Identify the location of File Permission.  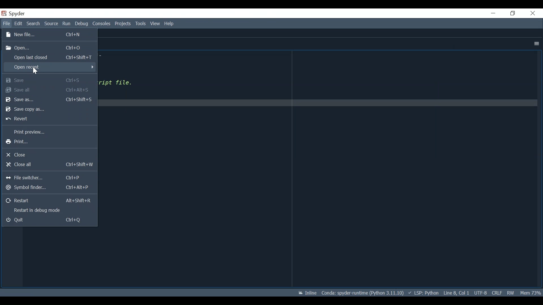
(511, 293).